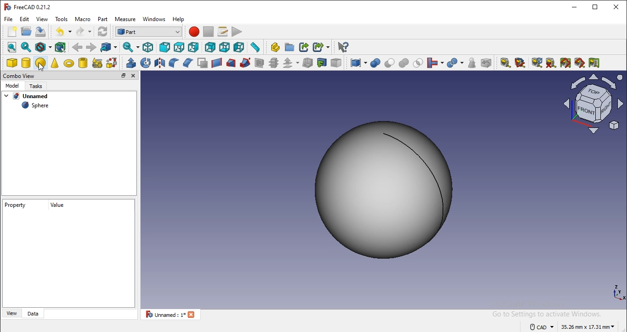 This screenshot has height=332, width=627. I want to click on refresh, so click(102, 31).